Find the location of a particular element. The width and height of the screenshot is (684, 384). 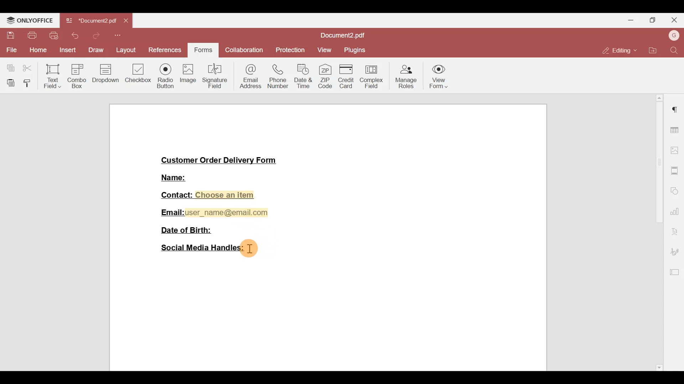

Open file location is located at coordinates (651, 49).